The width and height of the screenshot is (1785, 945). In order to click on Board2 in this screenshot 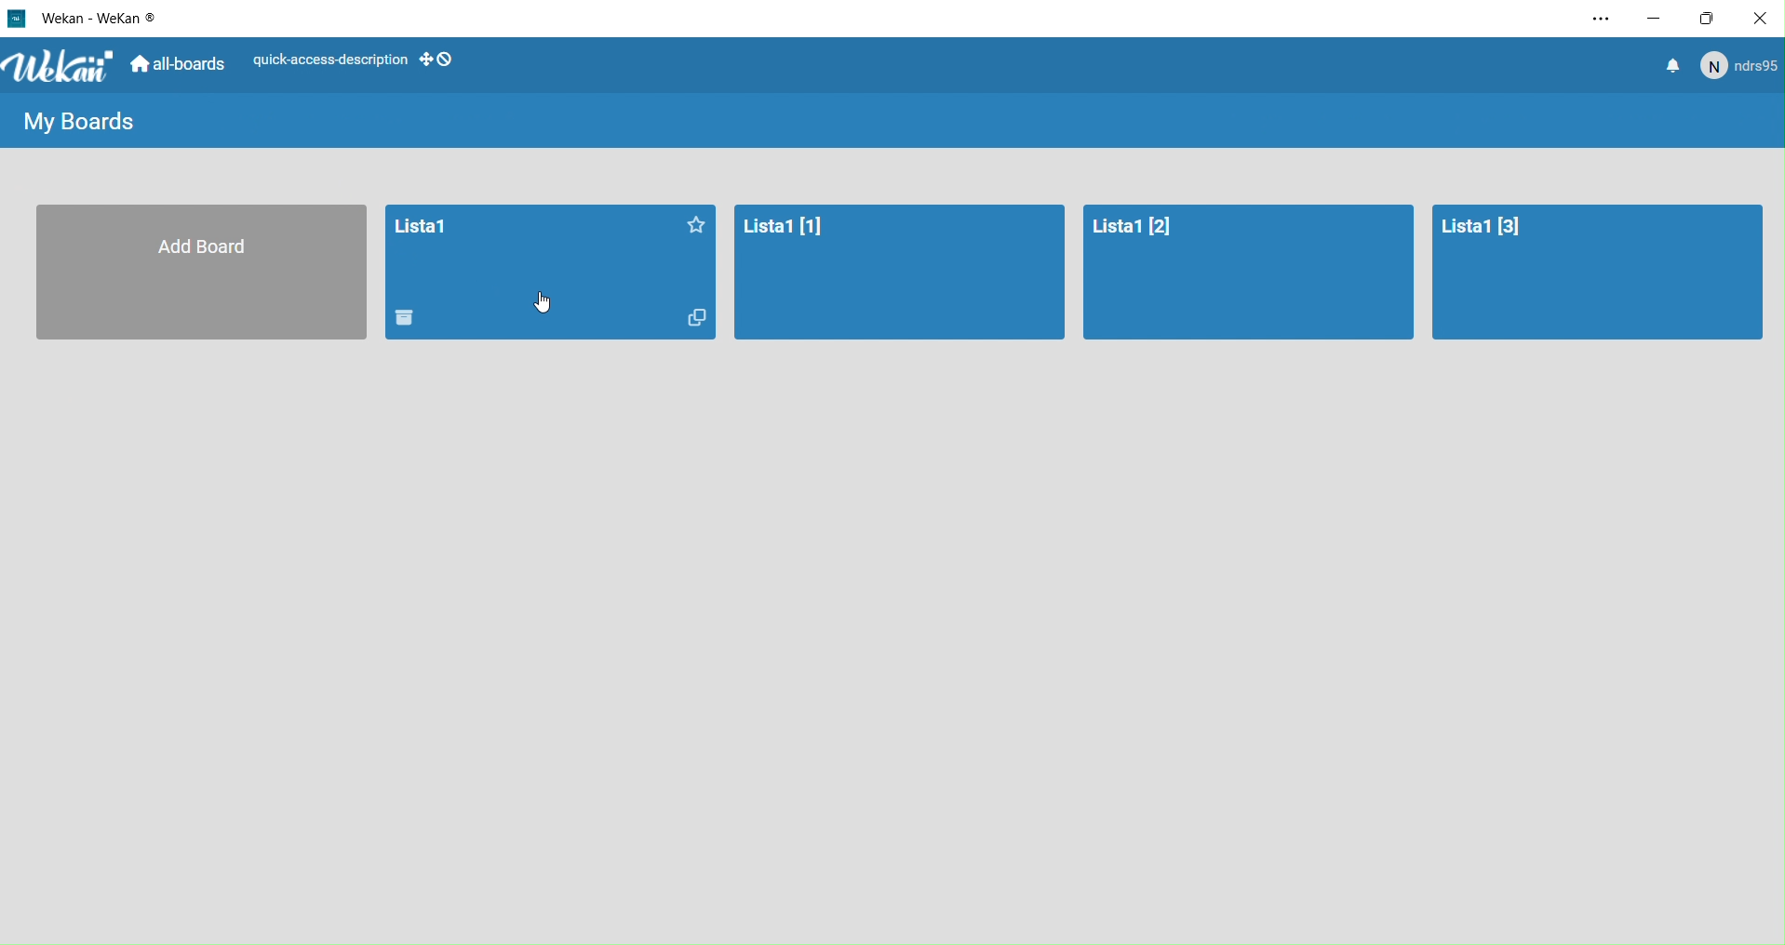, I will do `click(901, 270)`.